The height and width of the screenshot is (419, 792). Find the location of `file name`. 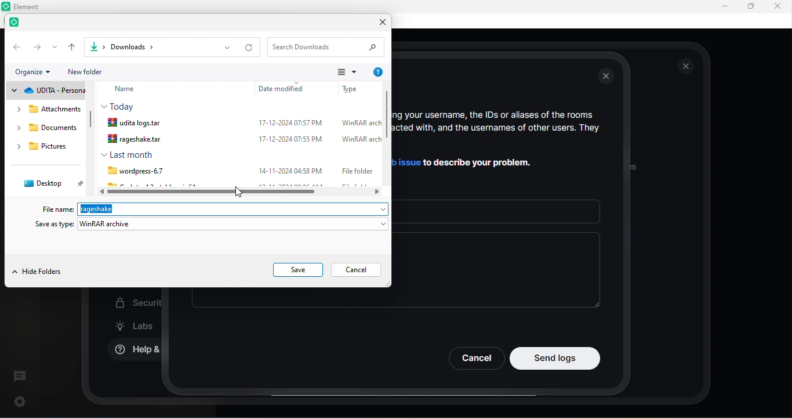

file name is located at coordinates (59, 209).